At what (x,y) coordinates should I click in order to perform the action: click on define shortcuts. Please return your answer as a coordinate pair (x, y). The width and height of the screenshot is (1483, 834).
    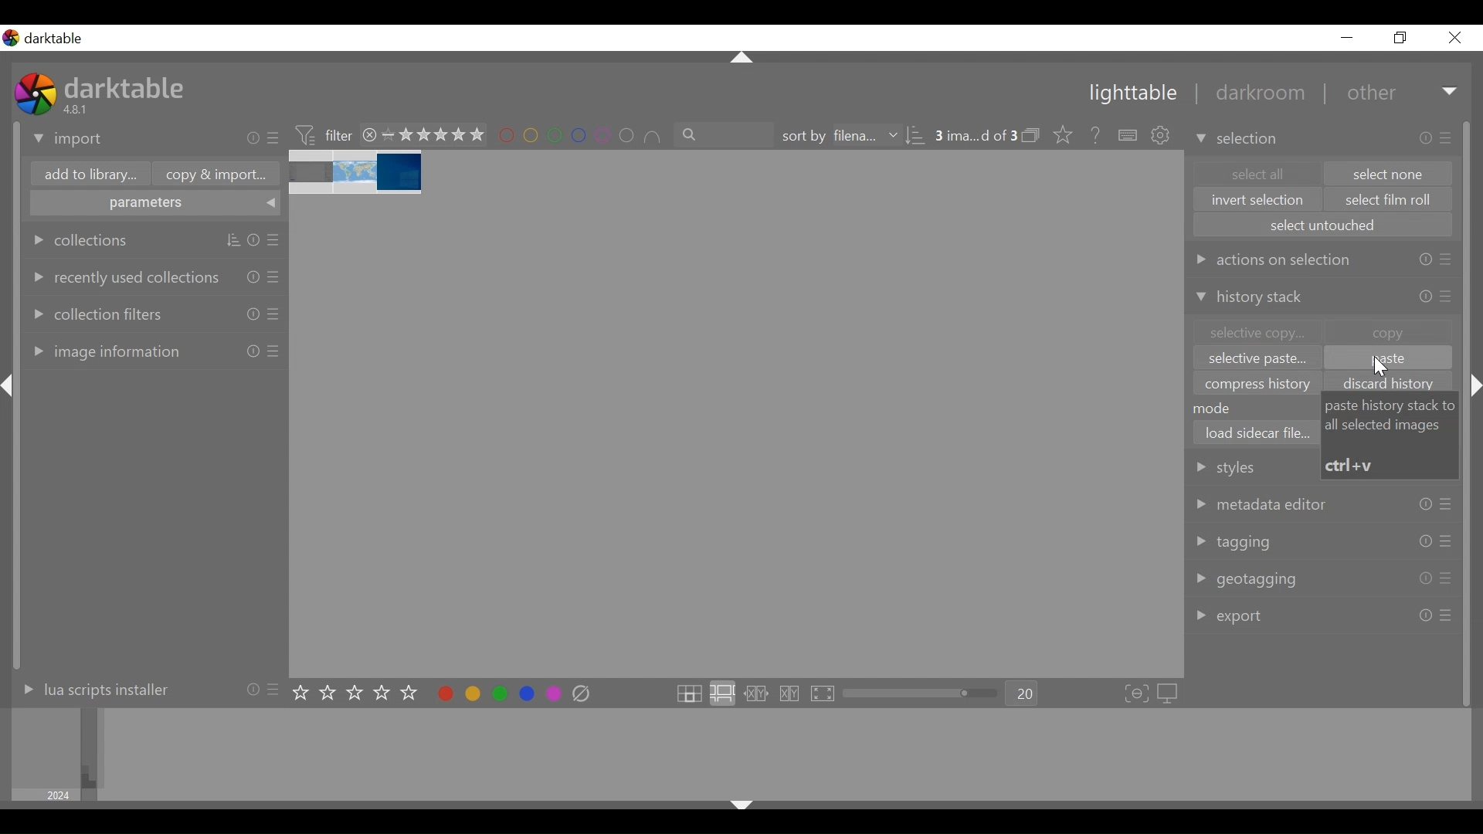
    Looking at the image, I should click on (1129, 136).